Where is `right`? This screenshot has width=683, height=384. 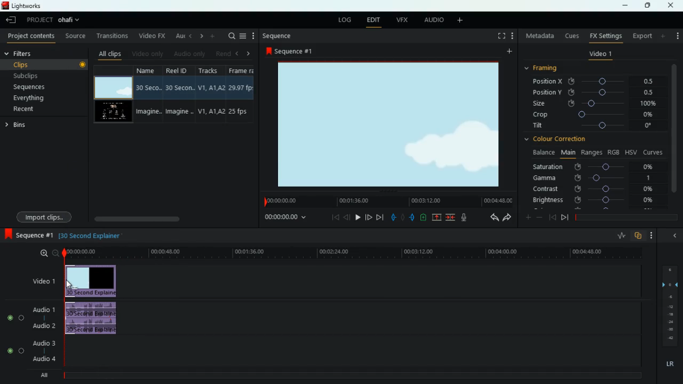 right is located at coordinates (245, 54).